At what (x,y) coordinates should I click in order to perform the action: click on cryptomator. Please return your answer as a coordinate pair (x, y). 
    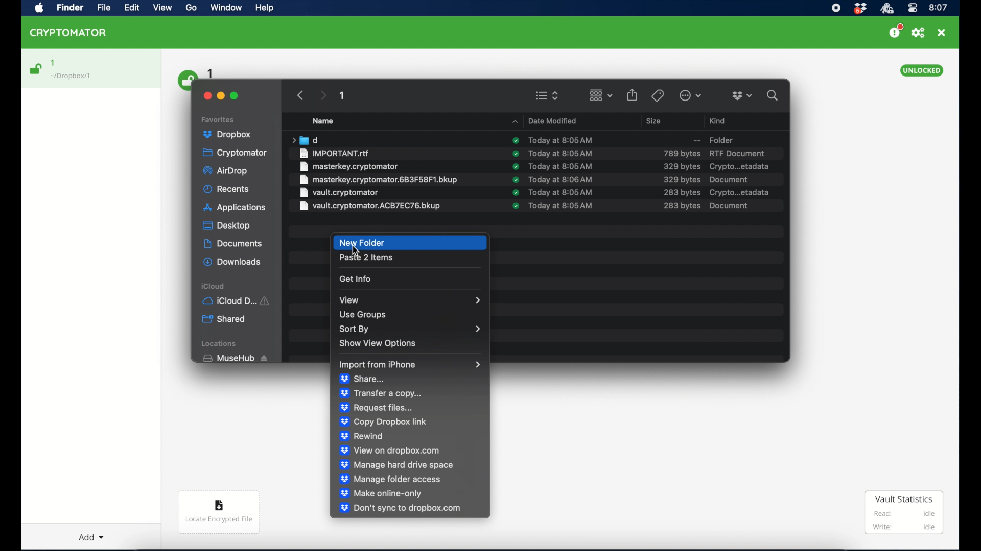
    Looking at the image, I should click on (236, 153).